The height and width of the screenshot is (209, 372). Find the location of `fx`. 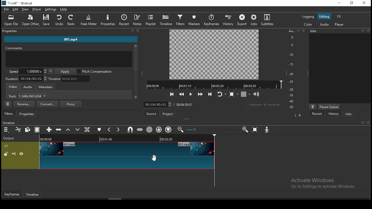

fx is located at coordinates (339, 17).